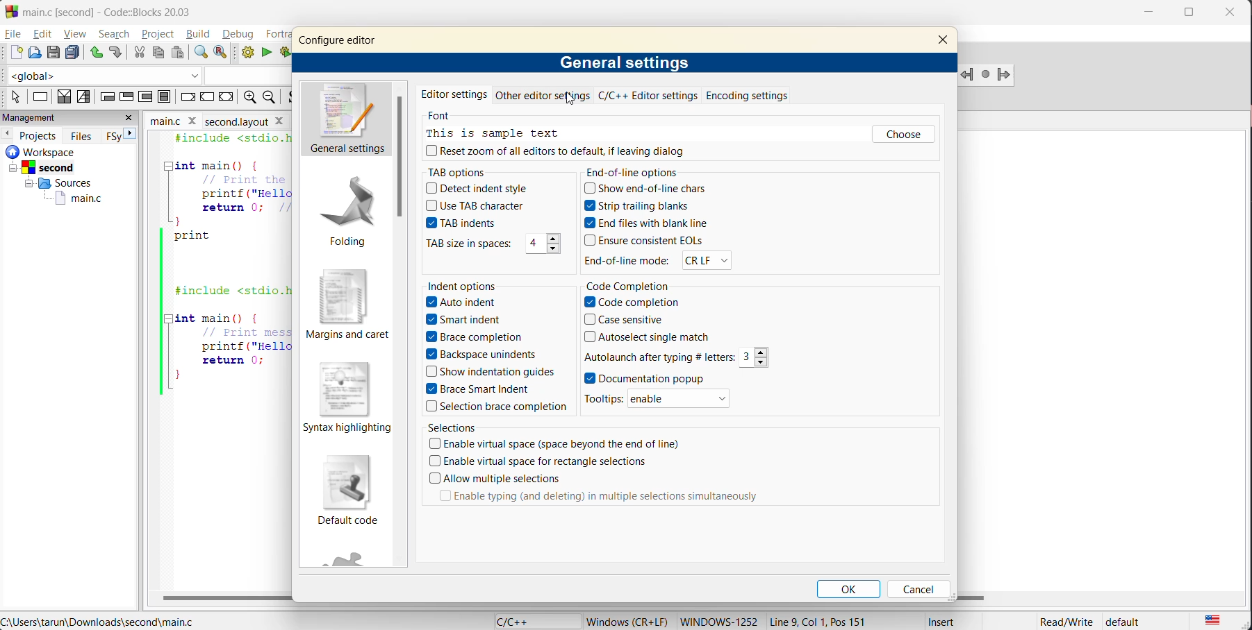 Image resolution: width=1252 pixels, height=630 pixels. I want to click on metadata, so click(627, 619).